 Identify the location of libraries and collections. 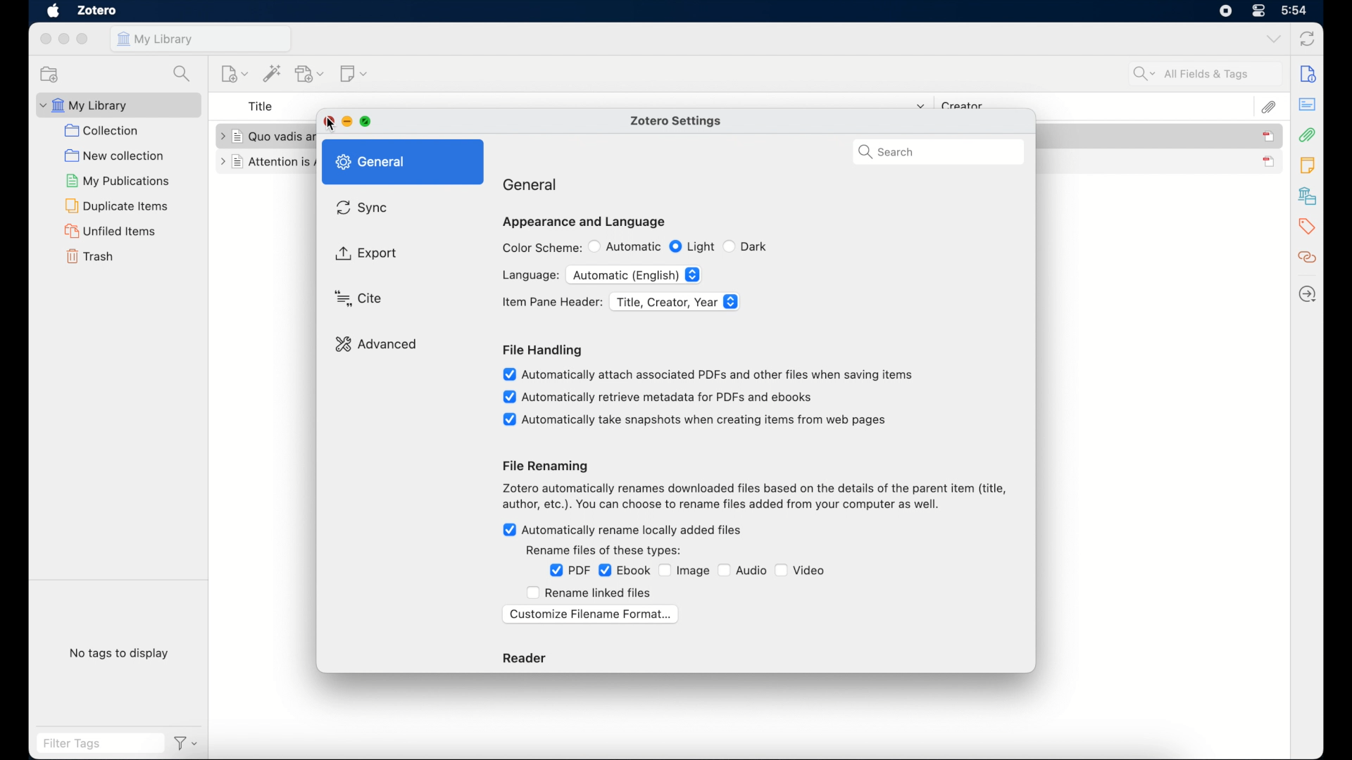
(1309, 196).